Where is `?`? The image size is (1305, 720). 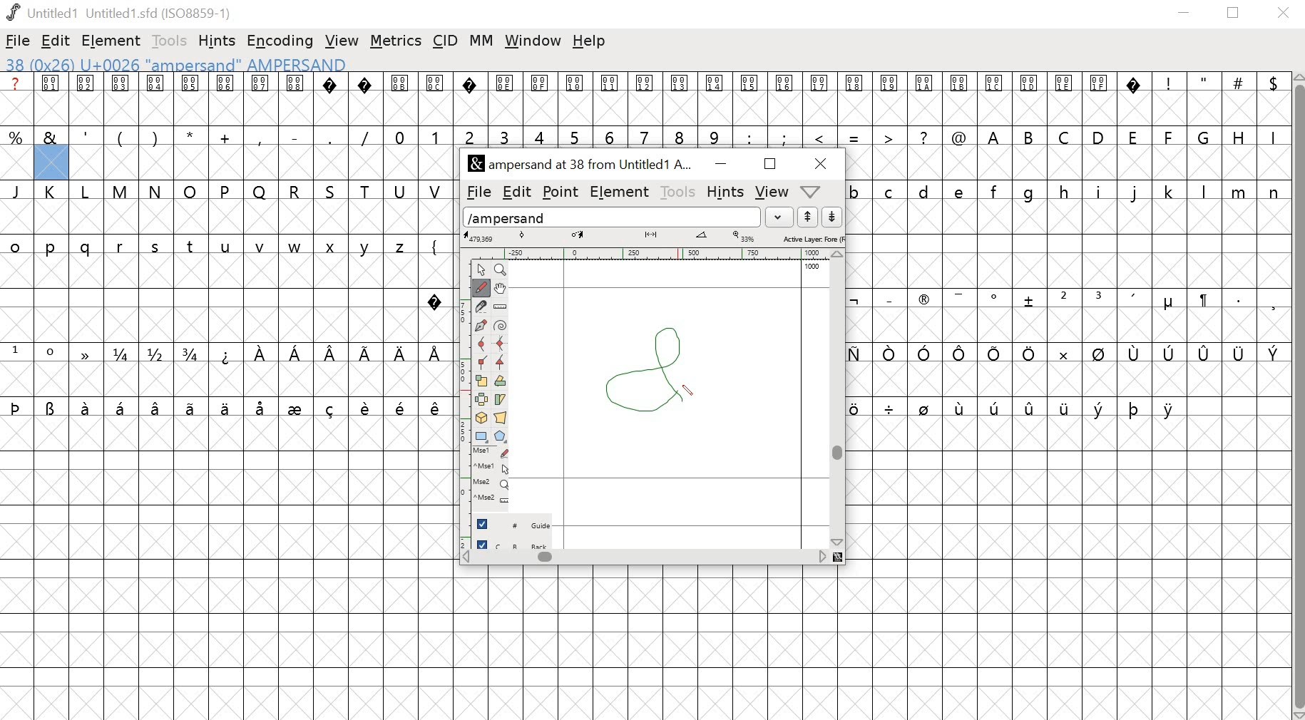
? is located at coordinates (366, 99).